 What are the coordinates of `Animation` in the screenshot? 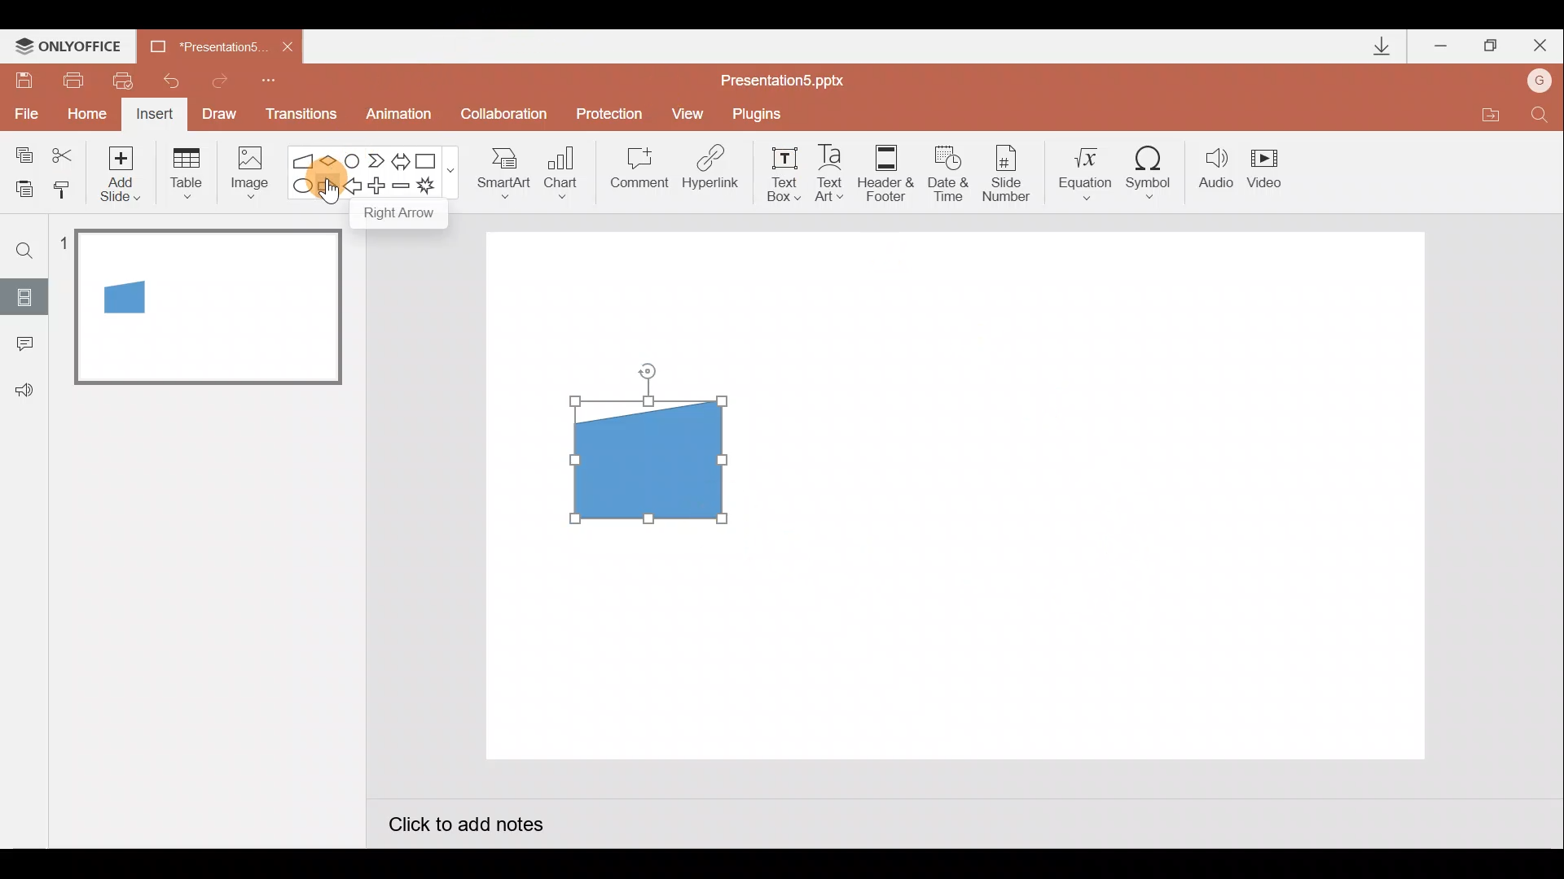 It's located at (401, 116).